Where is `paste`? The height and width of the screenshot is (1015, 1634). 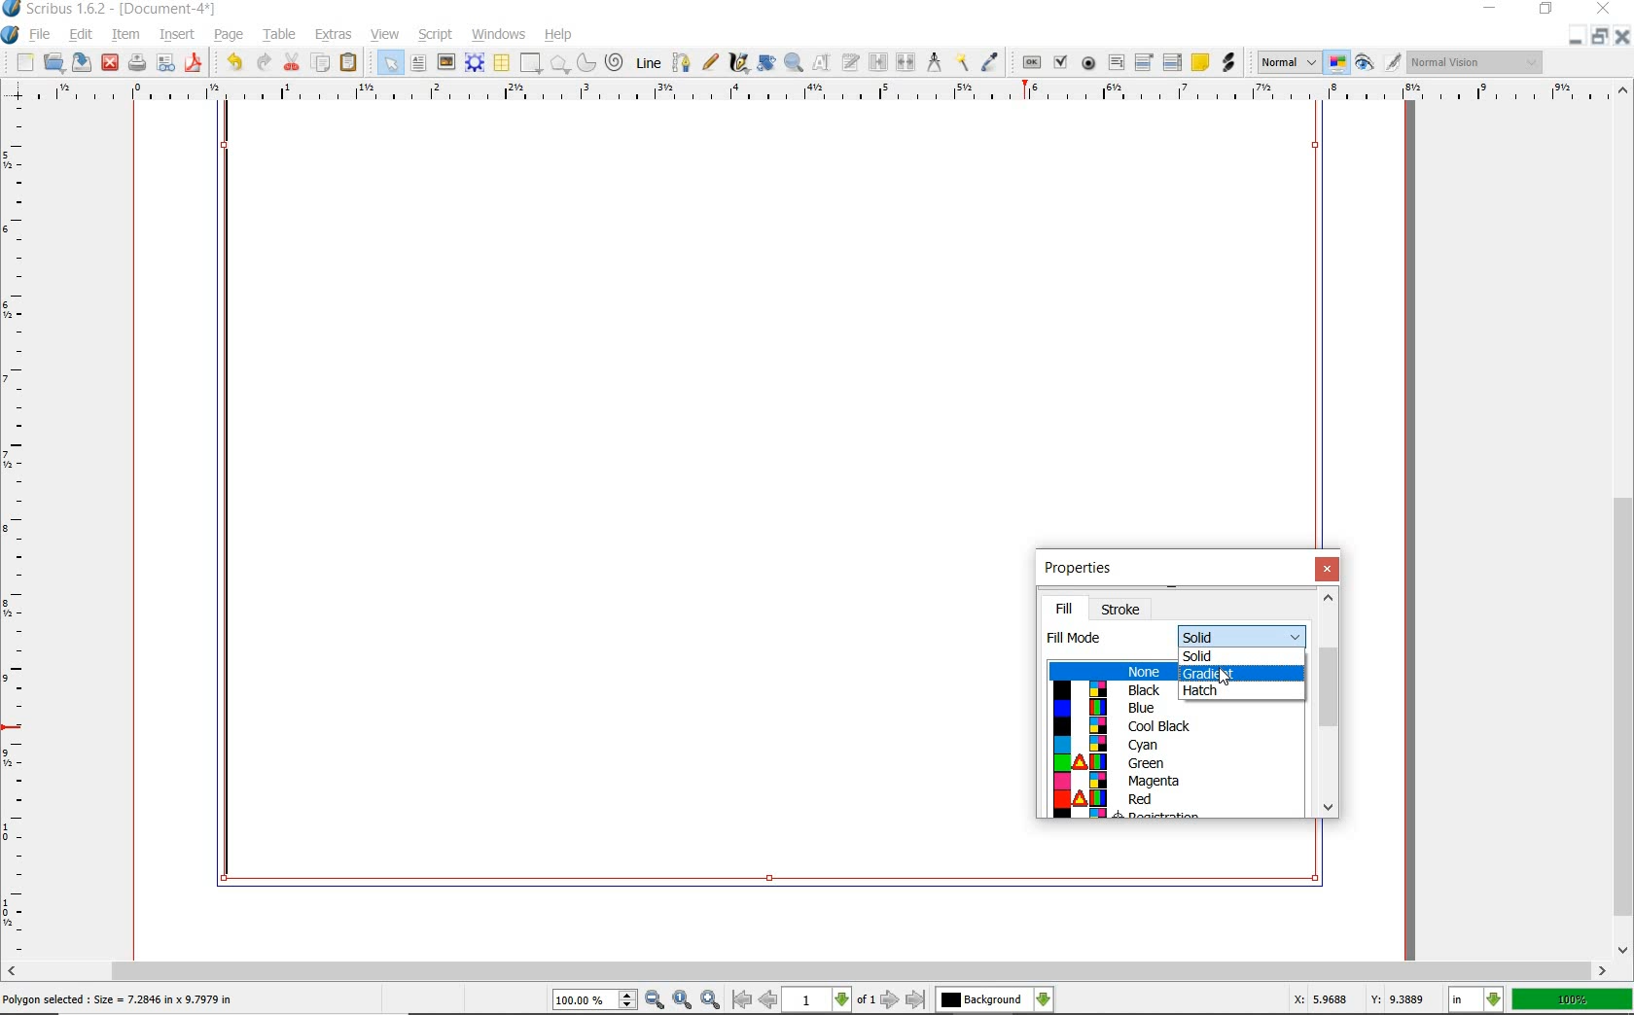 paste is located at coordinates (348, 63).